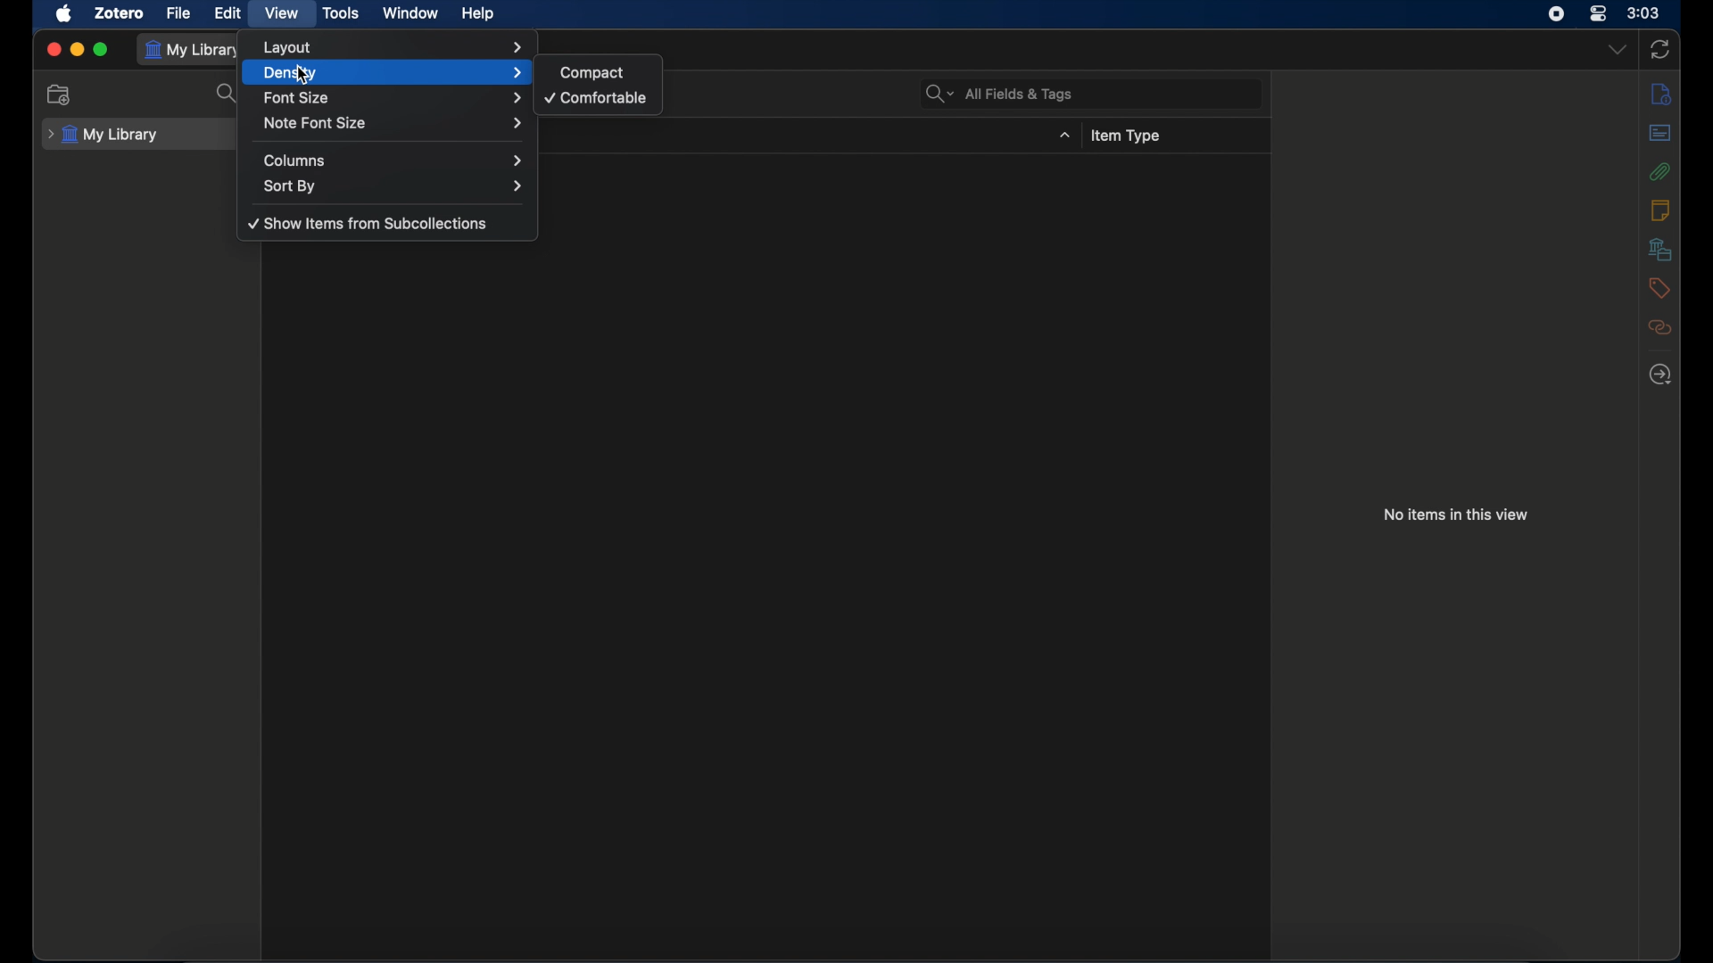 The height and width of the screenshot is (963, 1713). I want to click on font size, so click(395, 99).